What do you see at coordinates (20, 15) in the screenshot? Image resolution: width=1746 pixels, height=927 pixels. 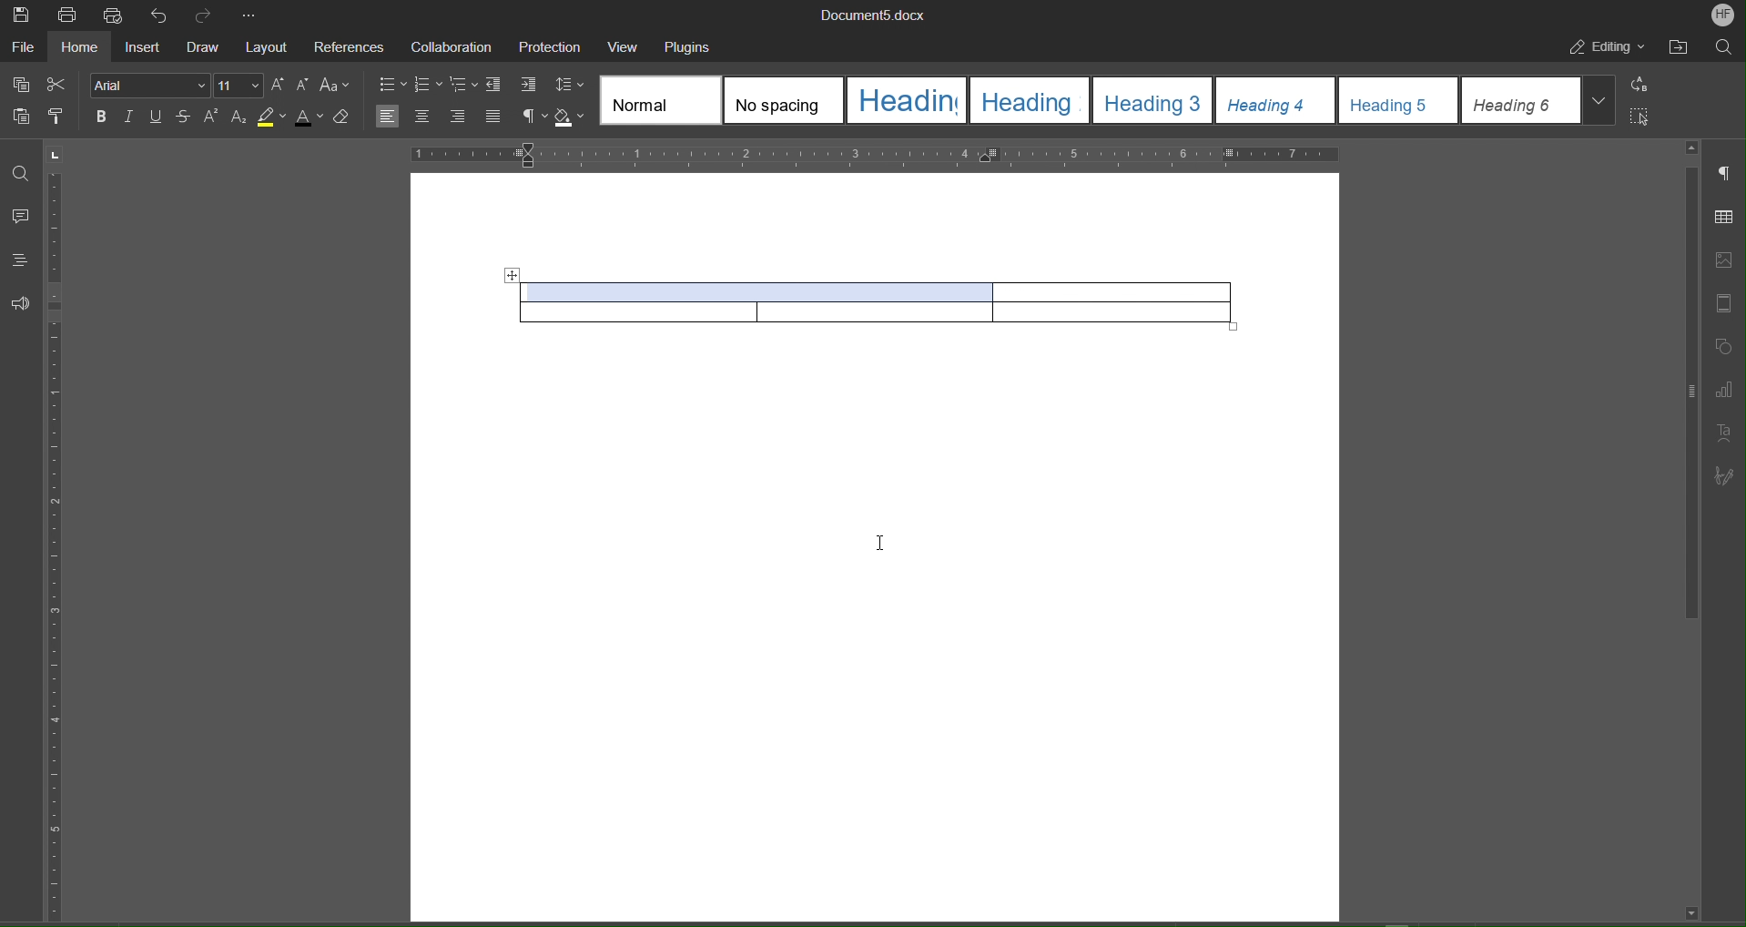 I see `Save` at bounding box center [20, 15].